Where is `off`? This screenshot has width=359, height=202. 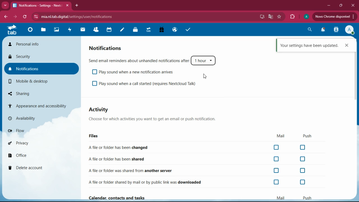
off is located at coordinates (95, 83).